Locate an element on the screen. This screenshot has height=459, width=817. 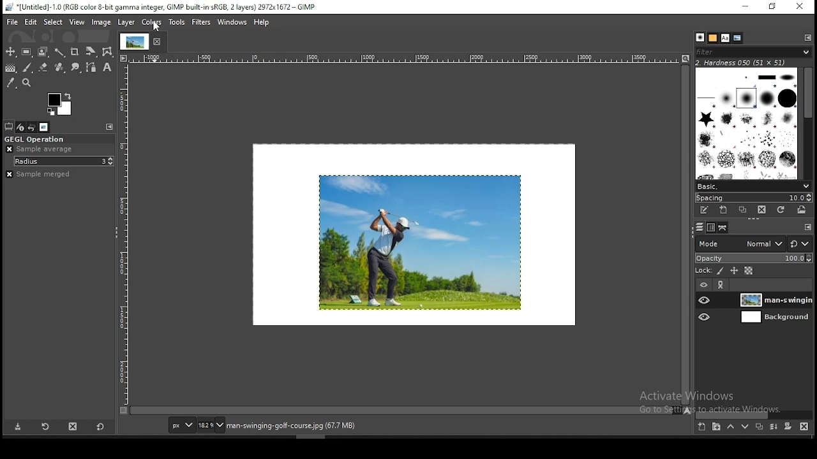
patterns is located at coordinates (713, 39).